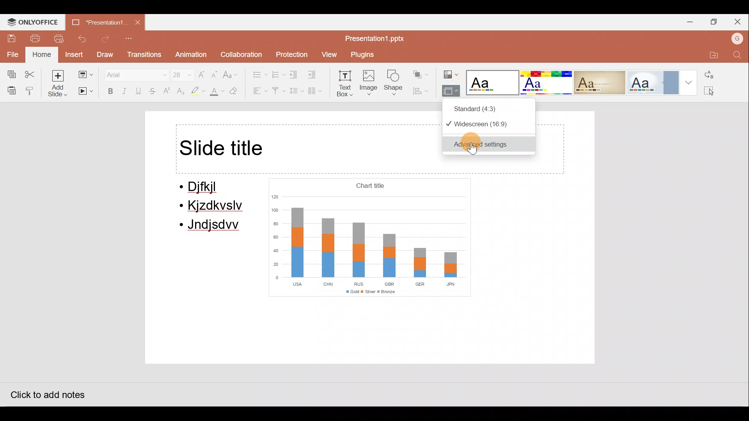  What do you see at coordinates (9, 37) in the screenshot?
I see `Save` at bounding box center [9, 37].